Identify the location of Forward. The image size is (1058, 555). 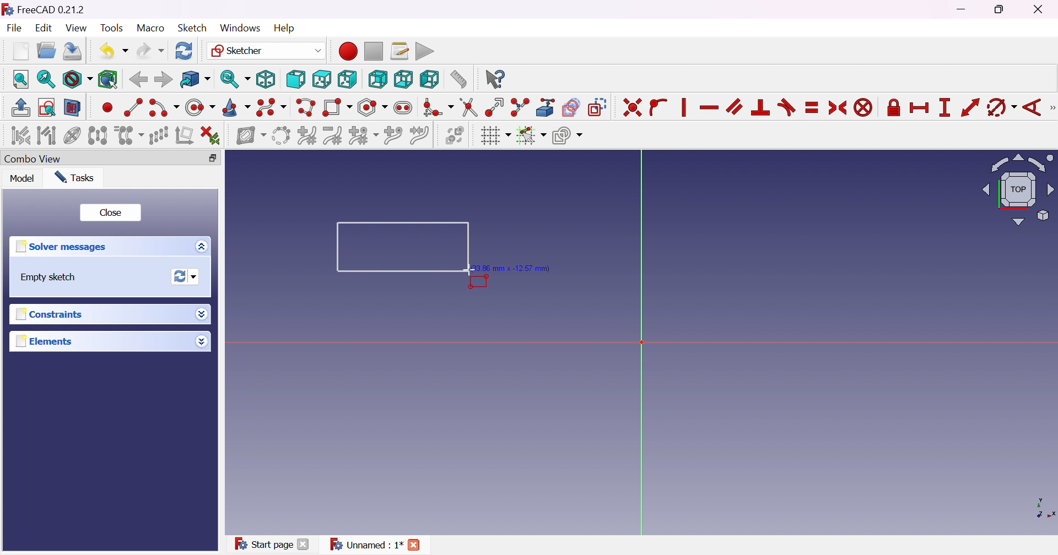
(164, 79).